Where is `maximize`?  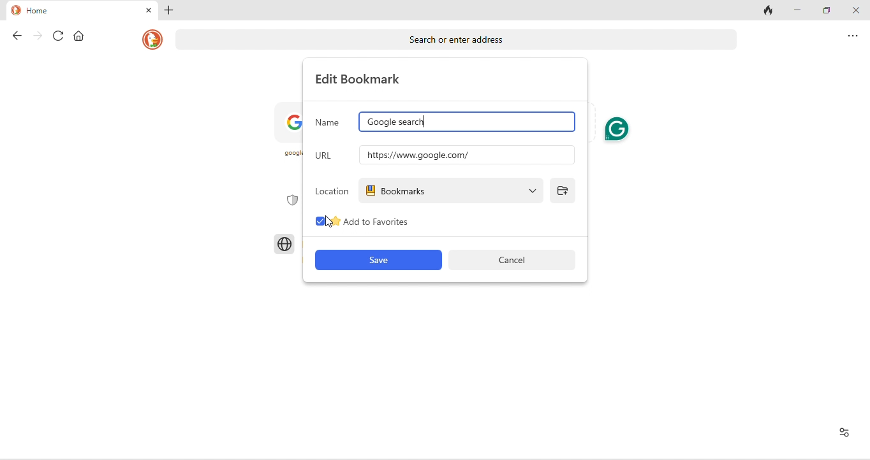 maximize is located at coordinates (825, 10).